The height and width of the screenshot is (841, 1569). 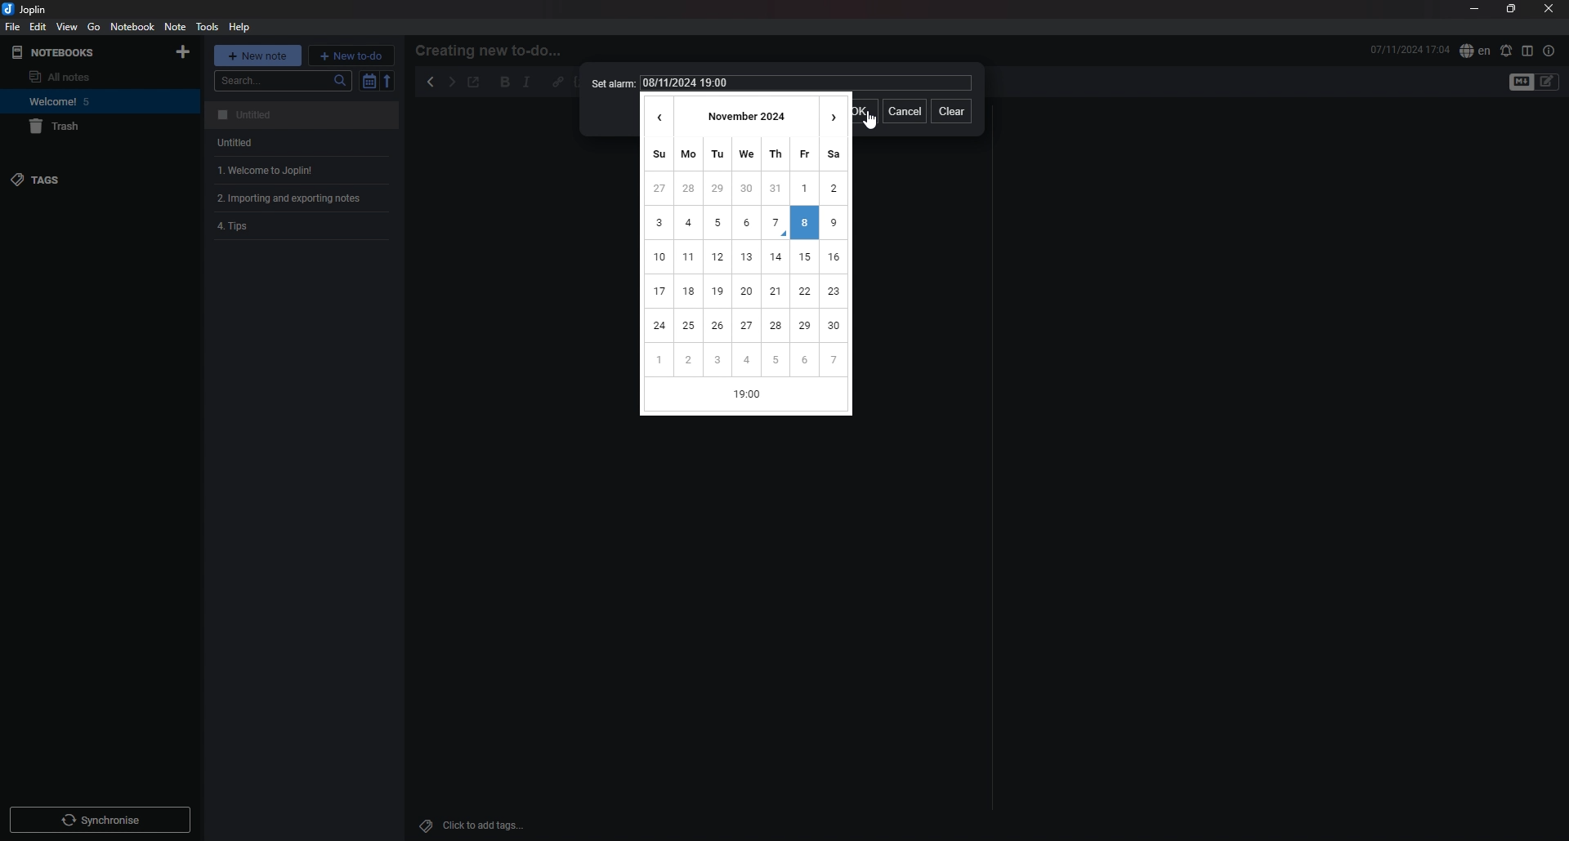 What do you see at coordinates (1507, 50) in the screenshot?
I see `set alarm` at bounding box center [1507, 50].